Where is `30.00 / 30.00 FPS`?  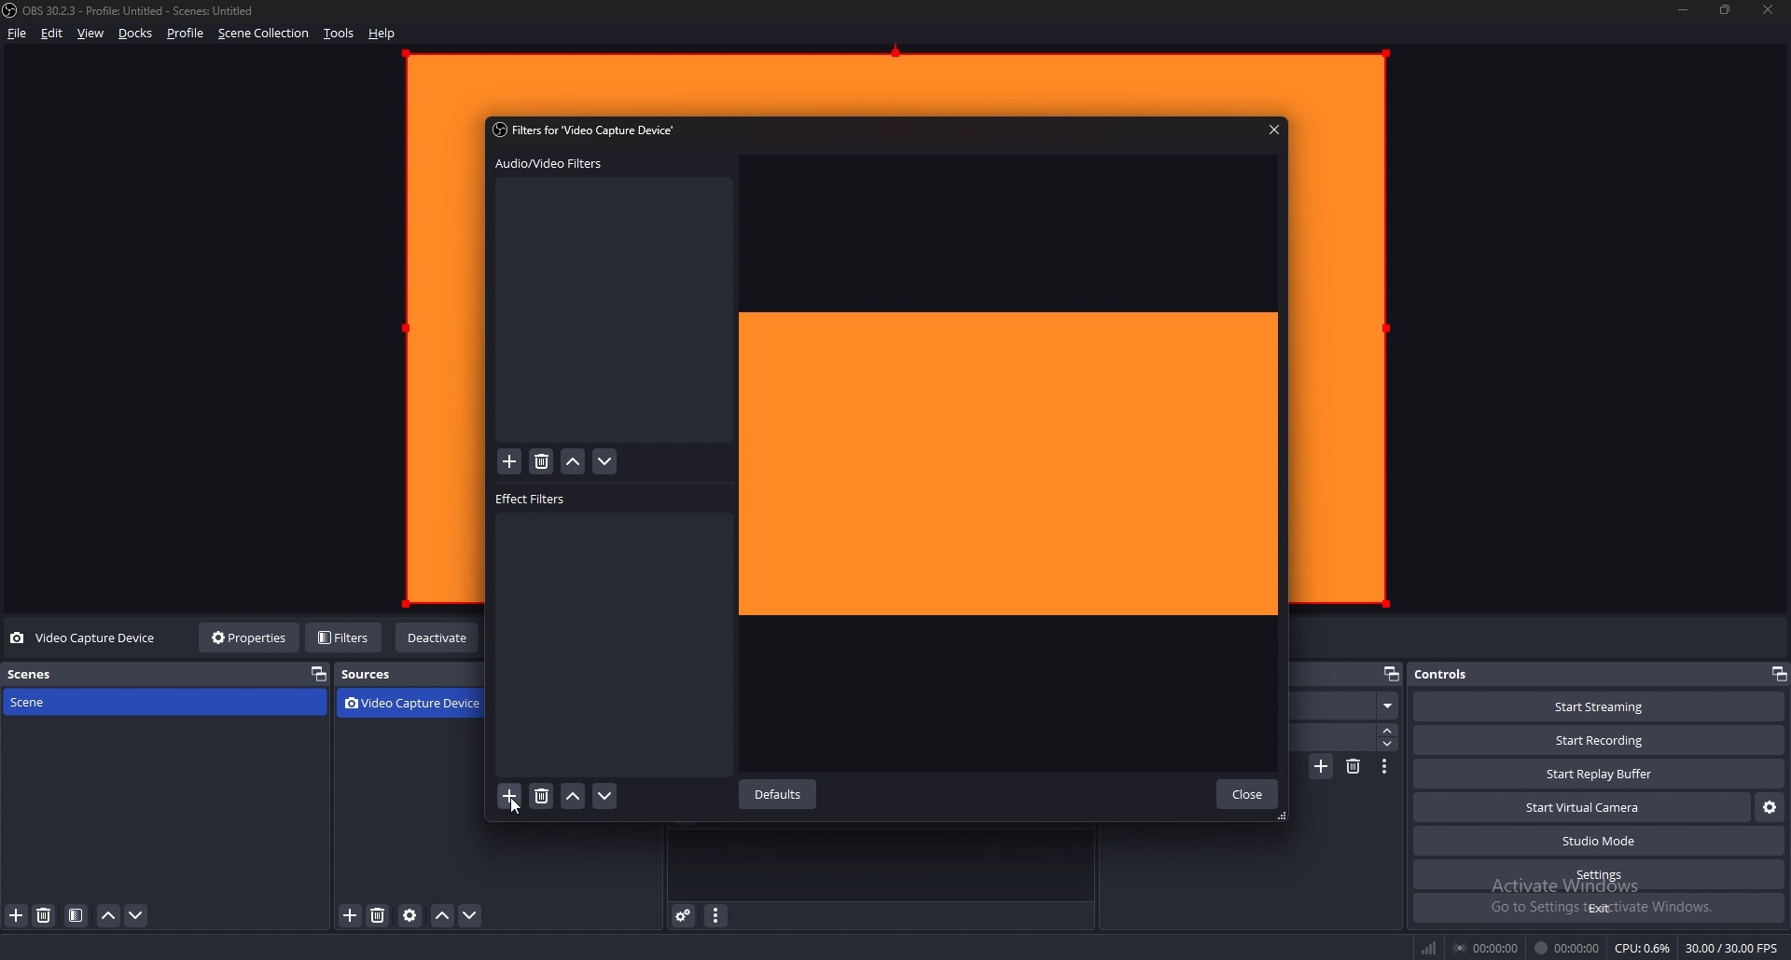 30.00 / 30.00 FPS is located at coordinates (1733, 947).